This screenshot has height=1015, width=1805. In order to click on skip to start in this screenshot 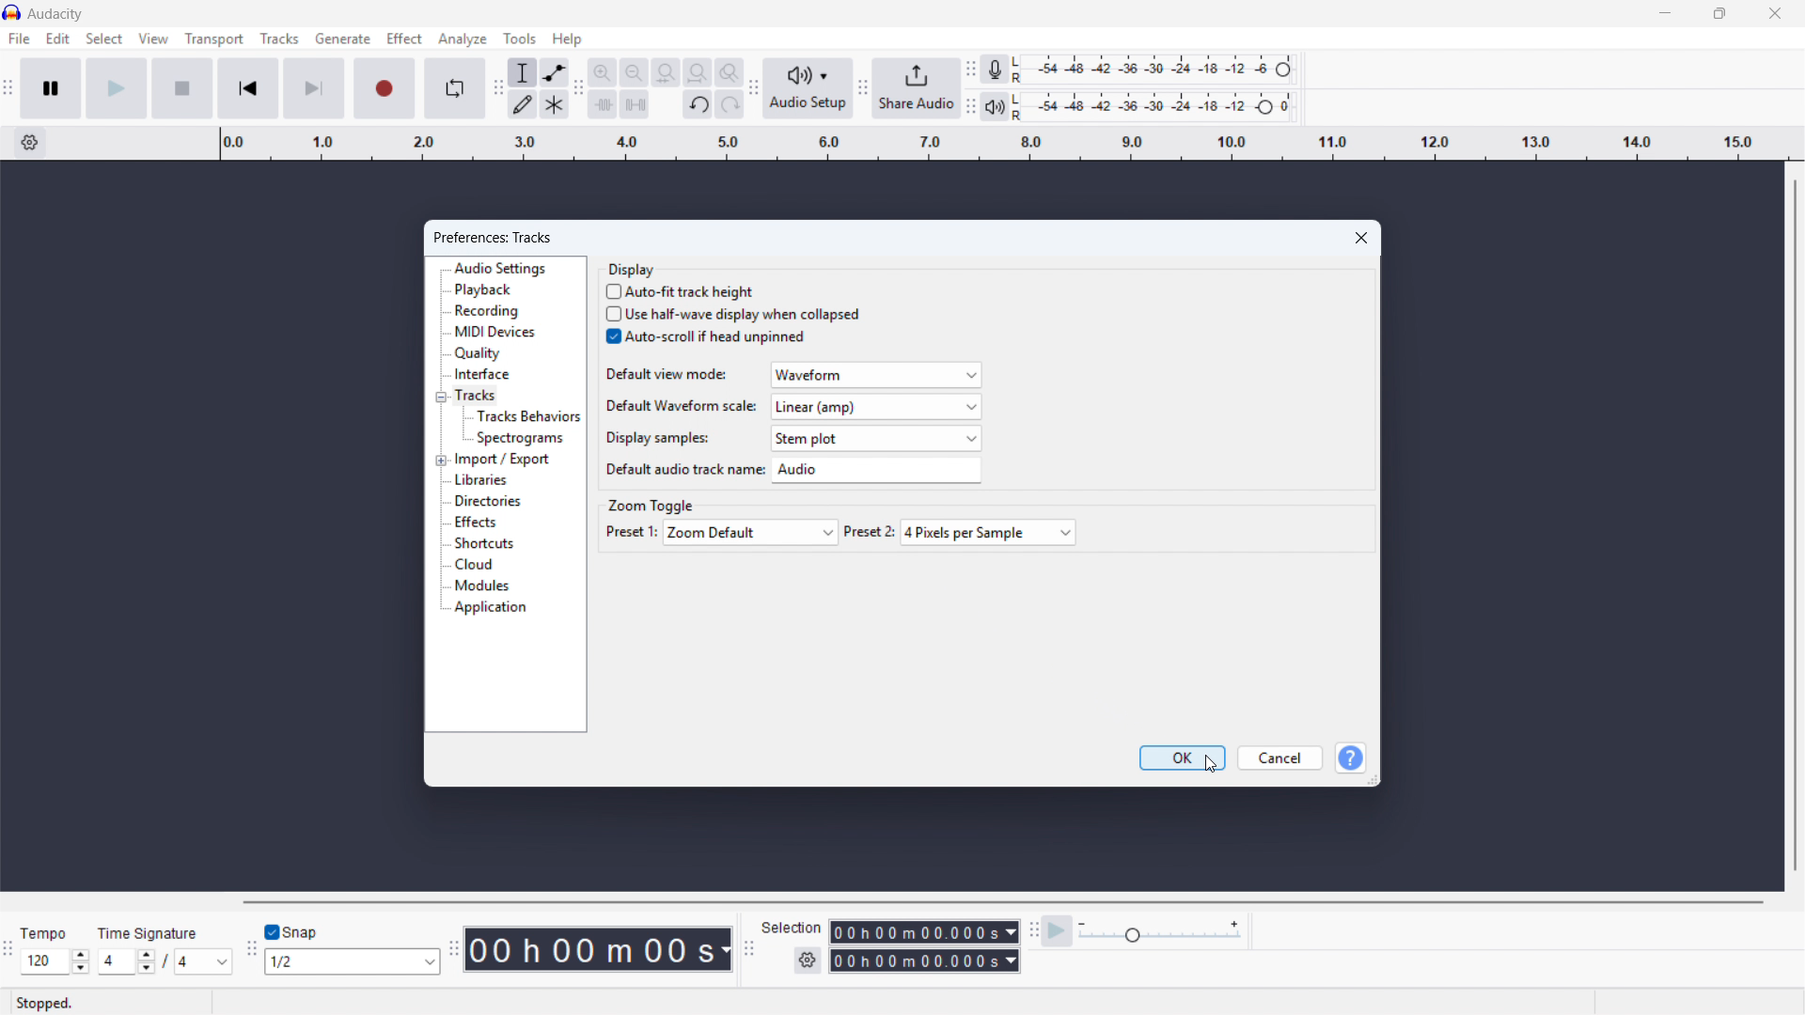, I will do `click(248, 87)`.